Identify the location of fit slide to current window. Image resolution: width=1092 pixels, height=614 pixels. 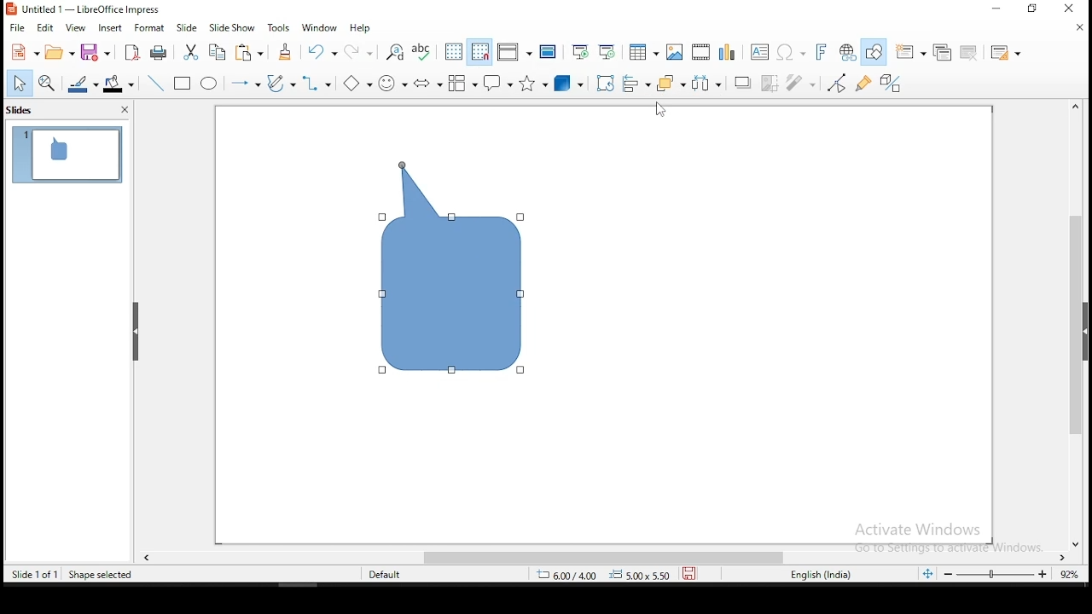
(927, 574).